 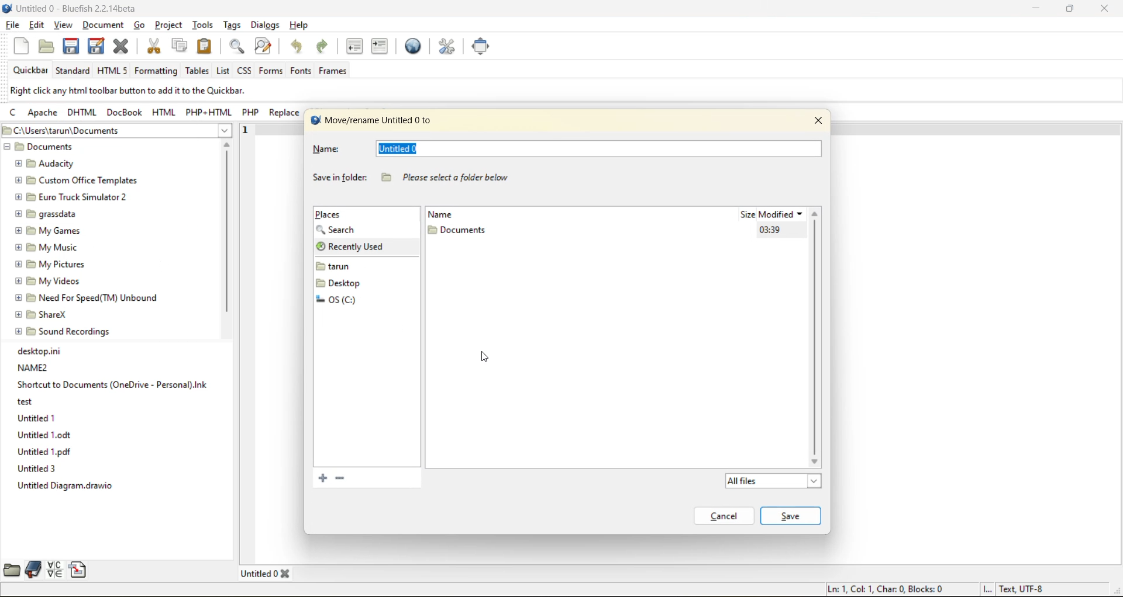 What do you see at coordinates (1073, 10) in the screenshot?
I see `maximize` at bounding box center [1073, 10].